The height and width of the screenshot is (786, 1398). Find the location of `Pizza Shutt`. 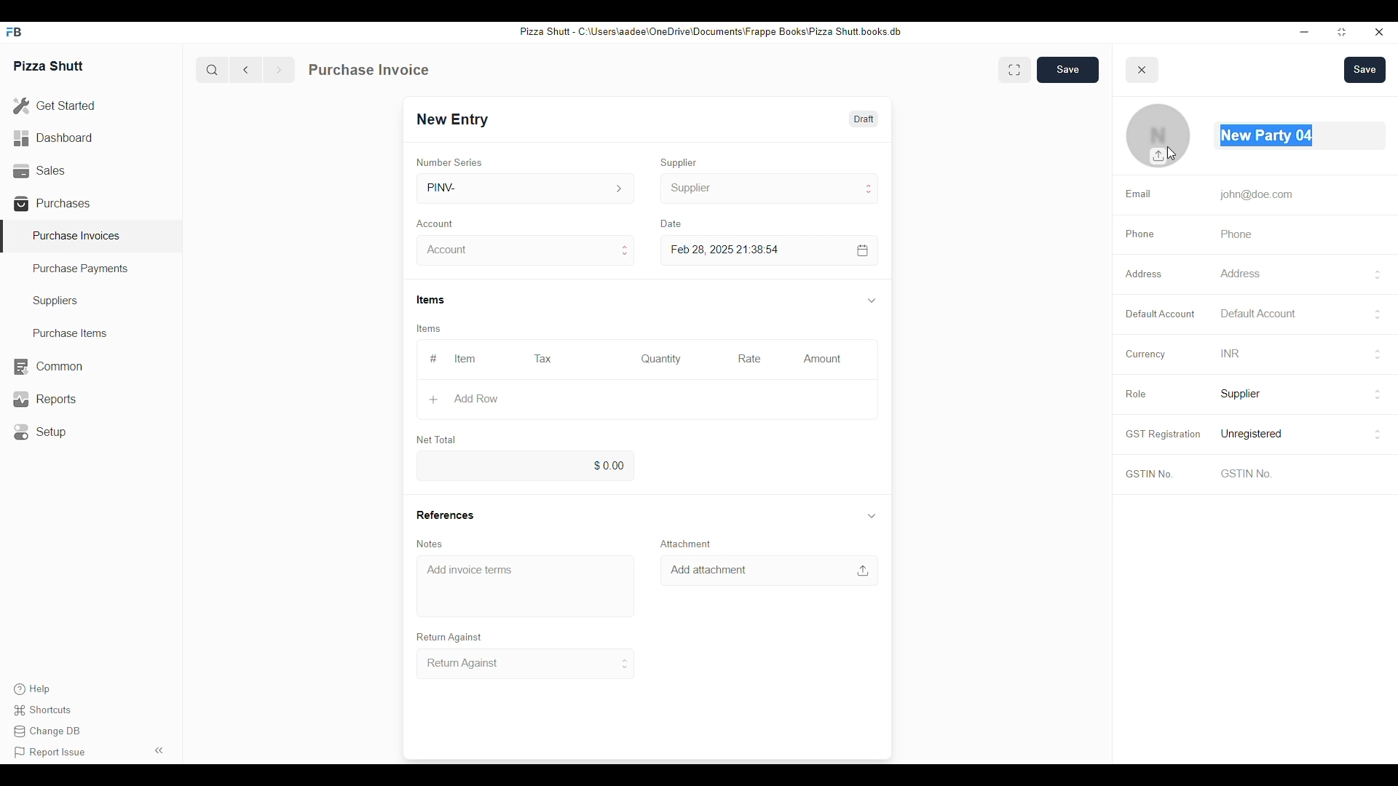

Pizza Shutt is located at coordinates (50, 65).